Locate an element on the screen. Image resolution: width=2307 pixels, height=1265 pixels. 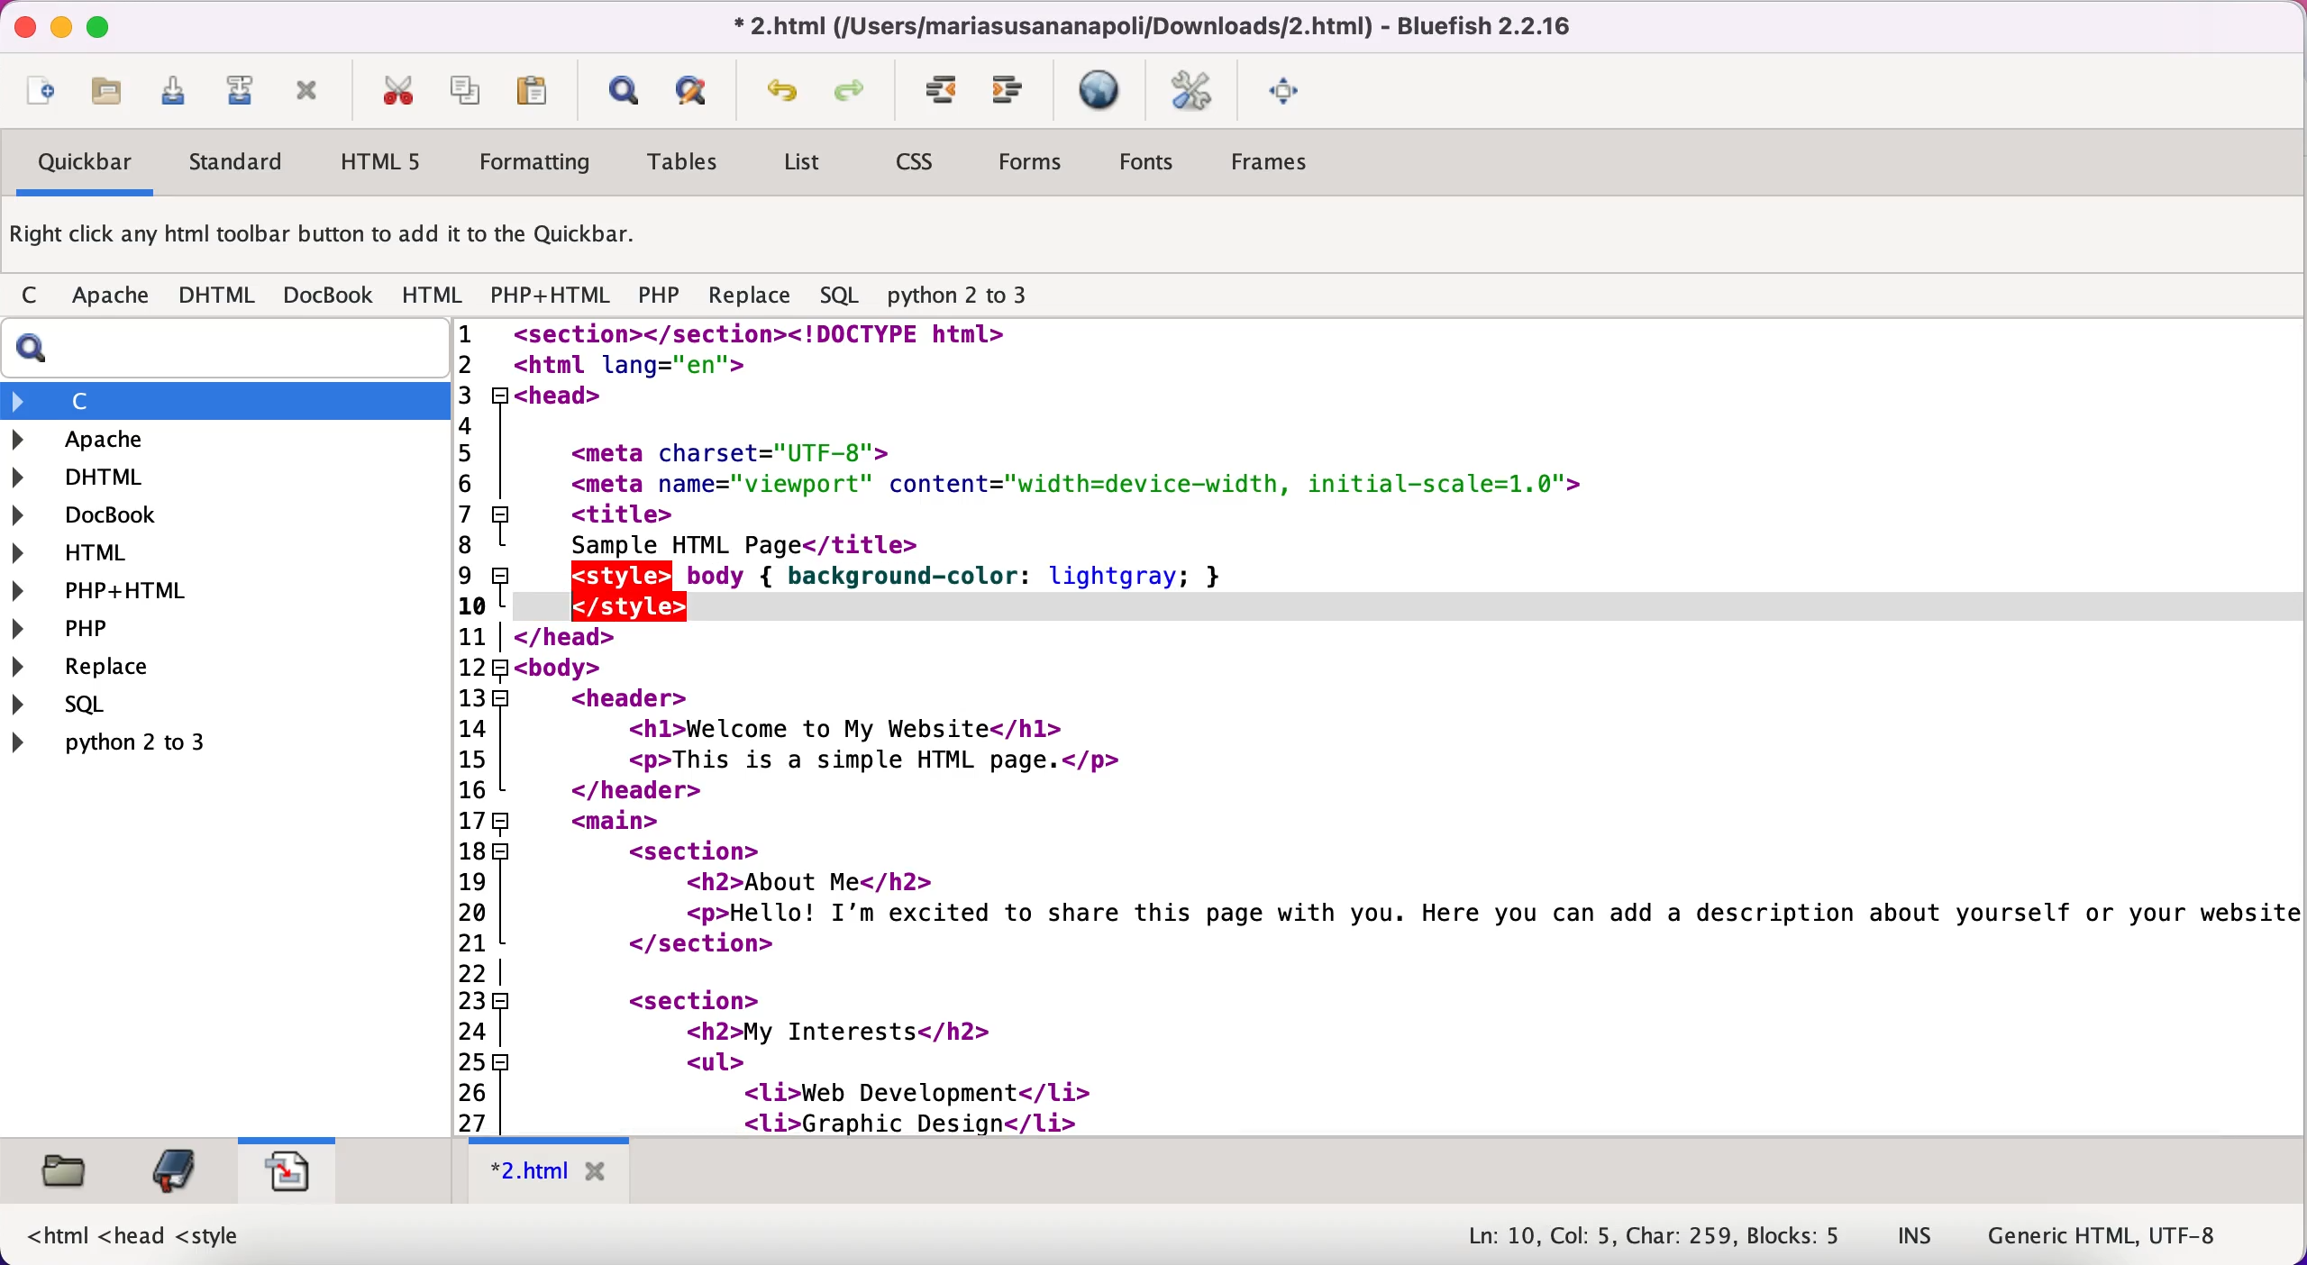
close is located at coordinates (20, 26).